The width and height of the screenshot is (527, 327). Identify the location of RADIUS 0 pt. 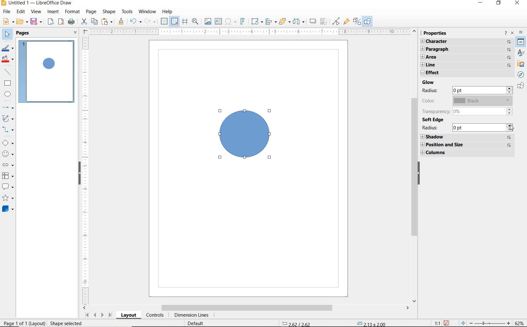
(462, 127).